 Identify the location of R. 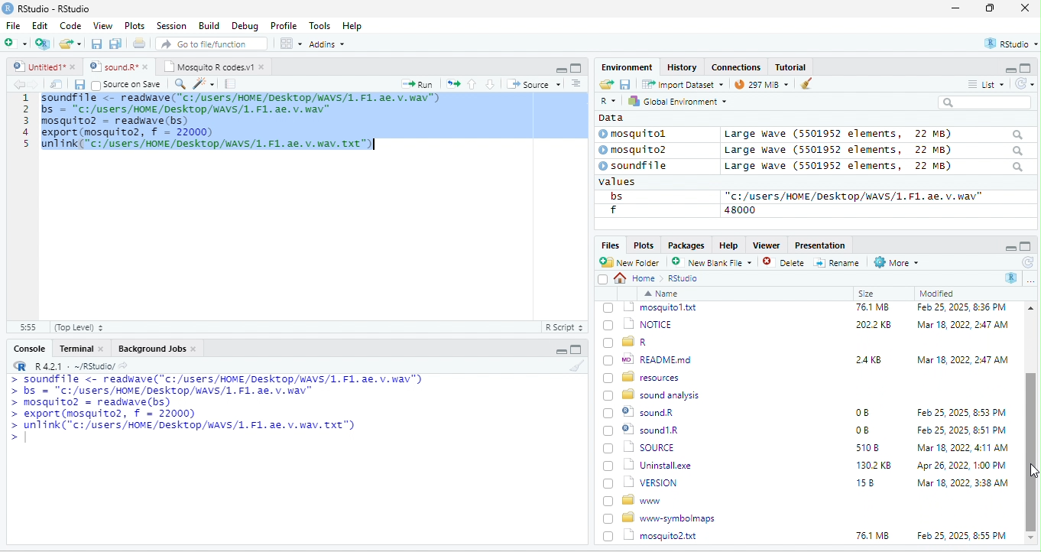
(607, 102).